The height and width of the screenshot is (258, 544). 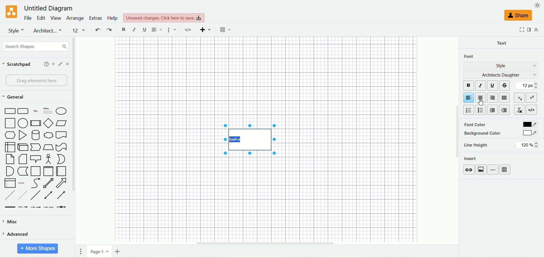 What do you see at coordinates (99, 252) in the screenshot?
I see `page-1` at bounding box center [99, 252].